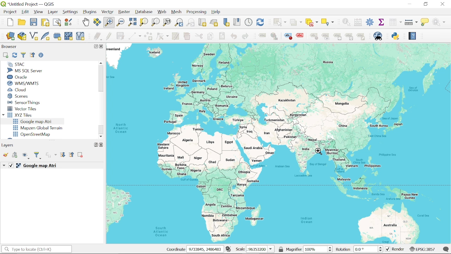  Describe the element at coordinates (446, 249) in the screenshot. I see `Comment` at that location.